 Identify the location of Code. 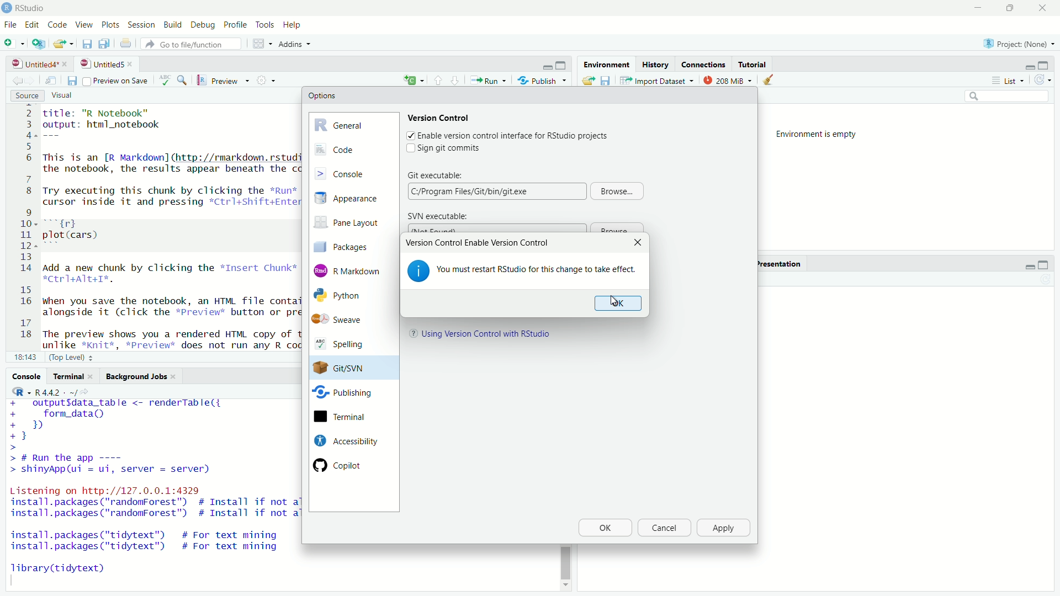
(56, 25).